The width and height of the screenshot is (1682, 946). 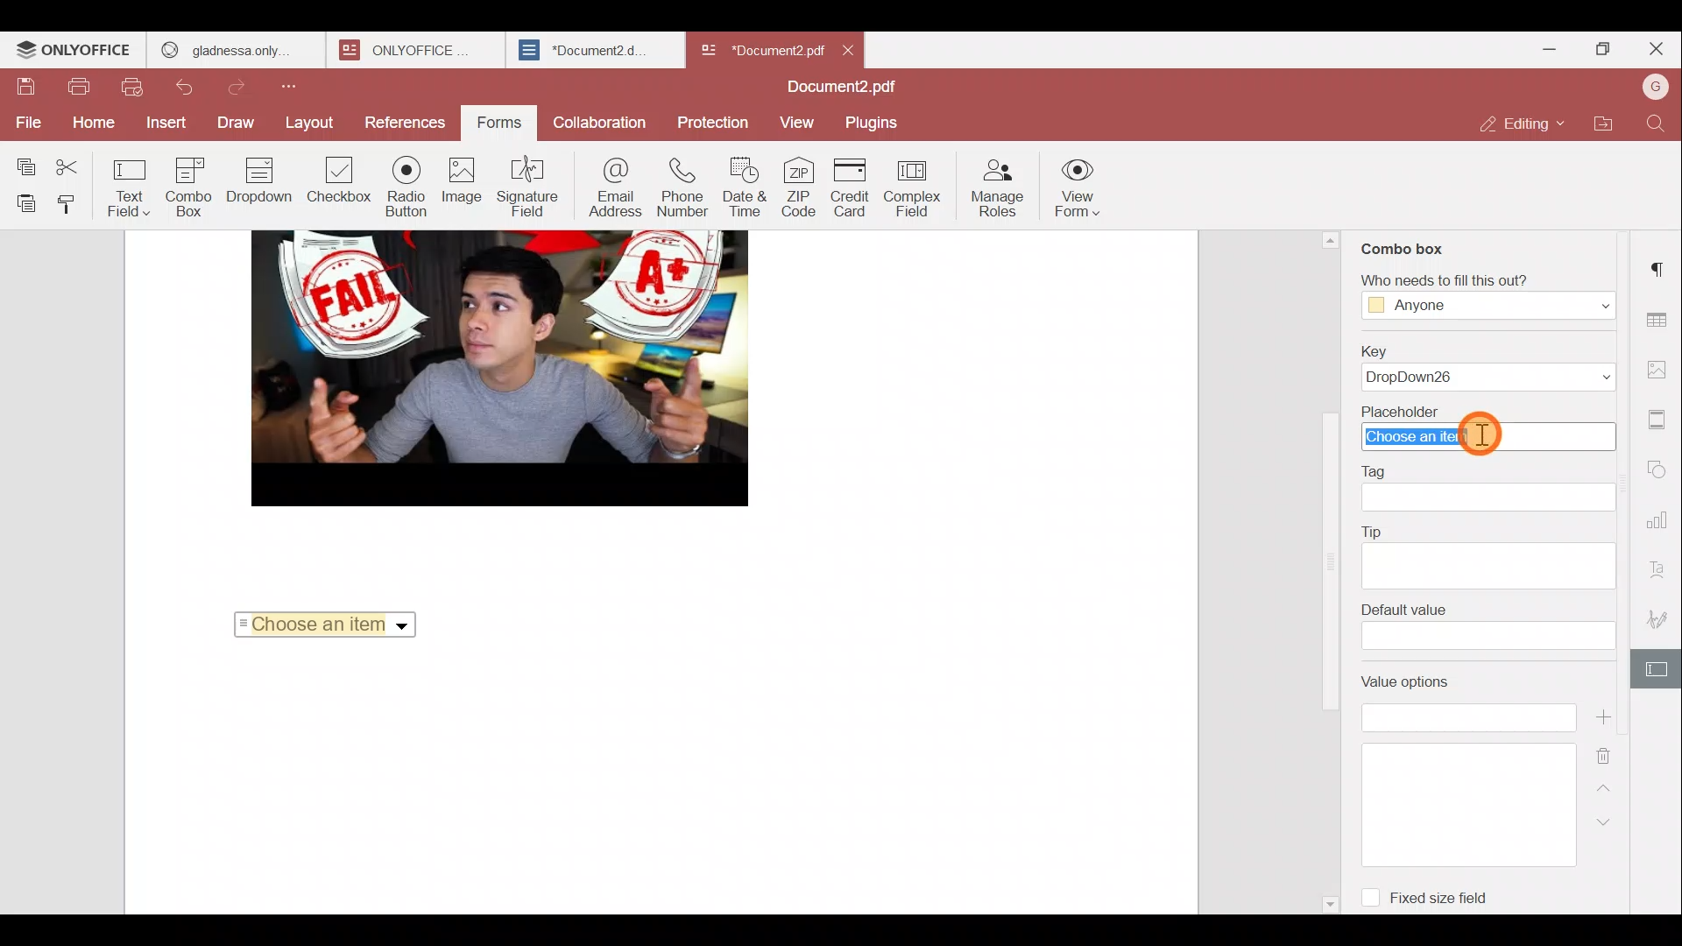 I want to click on Placeholder, so click(x=1486, y=427).